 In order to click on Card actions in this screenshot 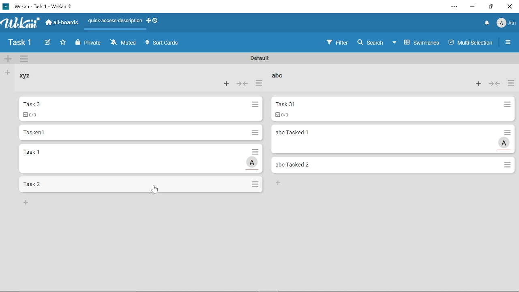, I will do `click(256, 106)`.